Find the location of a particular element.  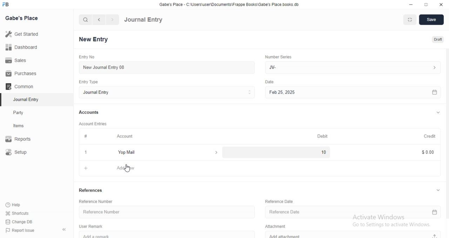

Accounts is located at coordinates (89, 113).